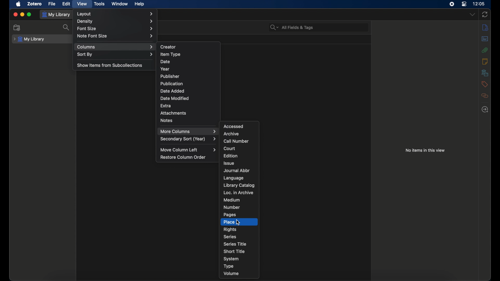 Image resolution: width=500 pixels, height=281 pixels. What do you see at coordinates (232, 273) in the screenshot?
I see `volume` at bounding box center [232, 273].